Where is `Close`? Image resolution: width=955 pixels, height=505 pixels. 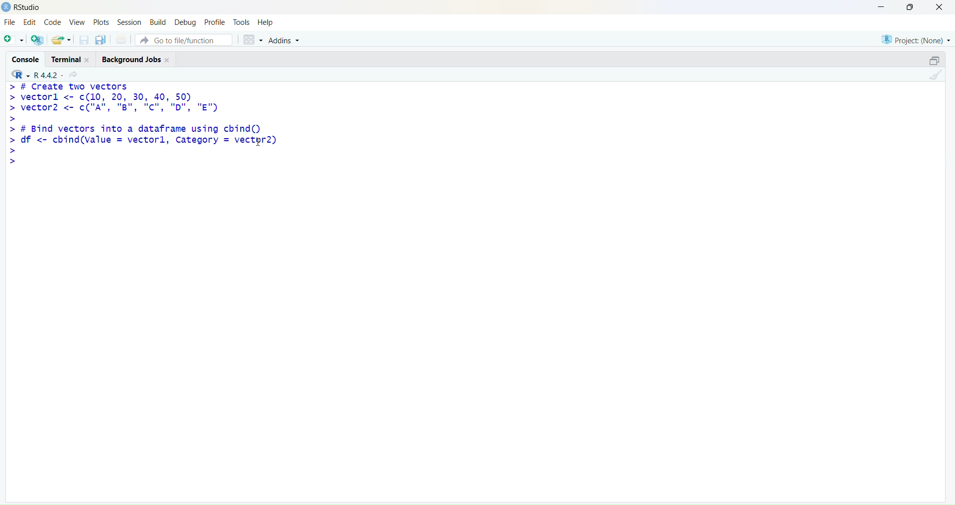 Close is located at coordinates (940, 8).